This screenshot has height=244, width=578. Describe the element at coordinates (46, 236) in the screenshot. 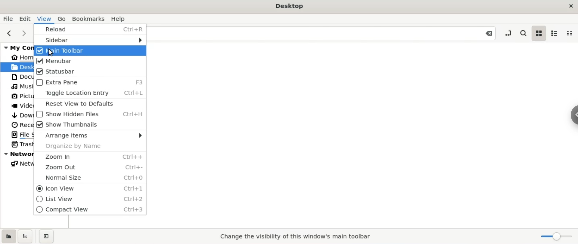

I see `close sidebar` at that location.